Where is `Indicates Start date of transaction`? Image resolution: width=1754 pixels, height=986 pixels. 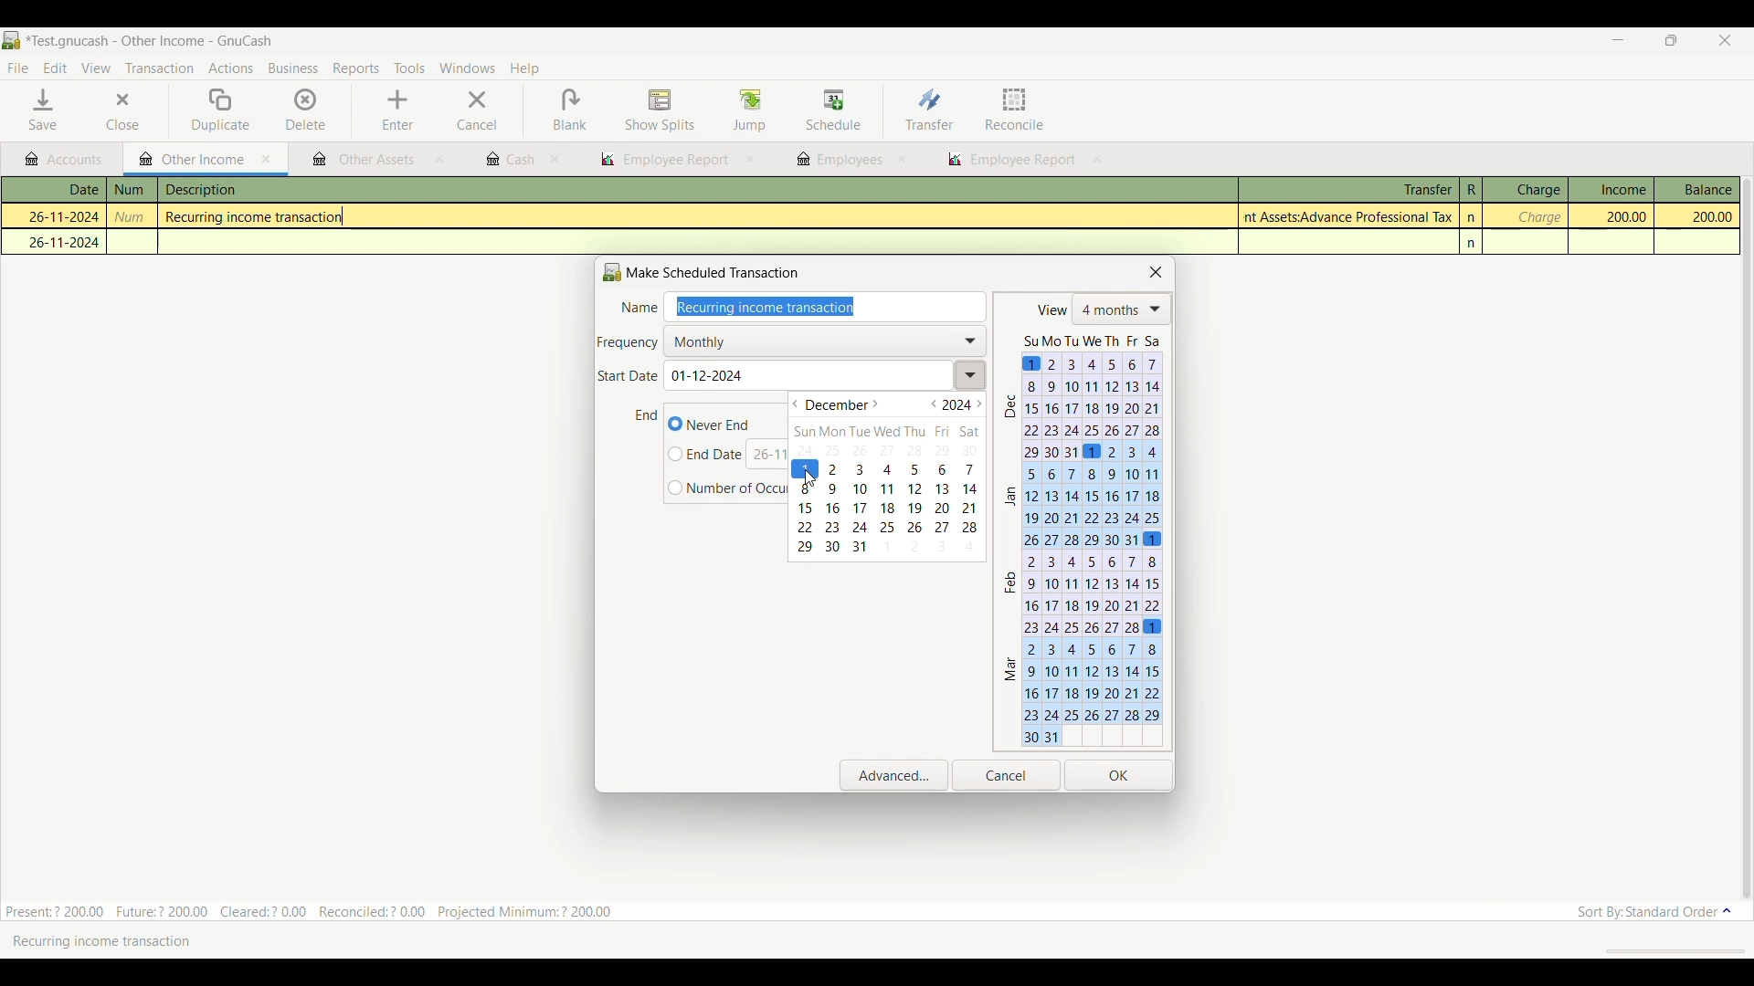
Indicates Start date of transaction is located at coordinates (629, 376).